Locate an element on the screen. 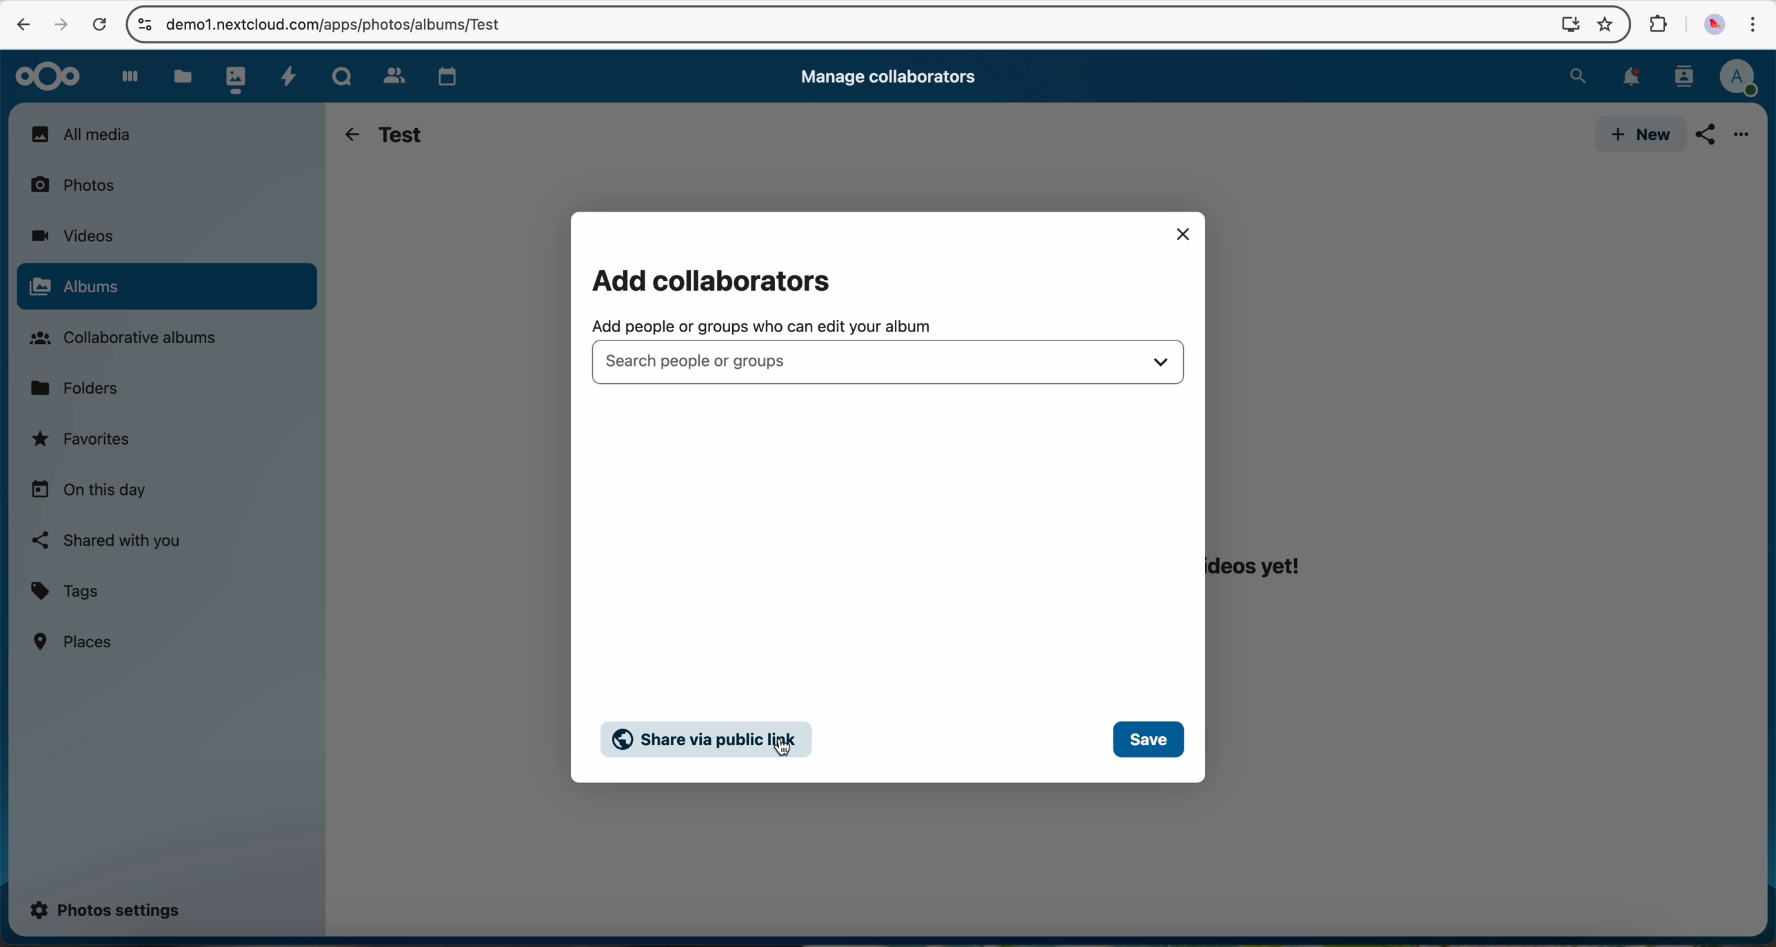 Image resolution: width=1776 pixels, height=947 pixels. videos is located at coordinates (72, 236).